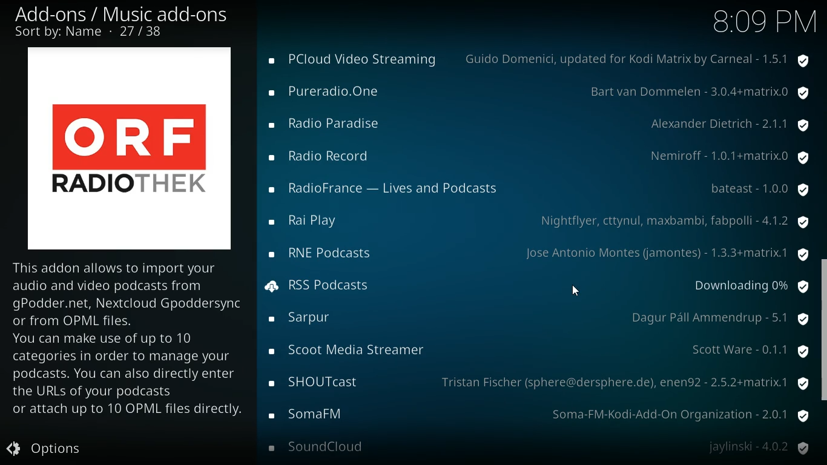 The image size is (827, 465). What do you see at coordinates (673, 220) in the screenshot?
I see `provider` at bounding box center [673, 220].